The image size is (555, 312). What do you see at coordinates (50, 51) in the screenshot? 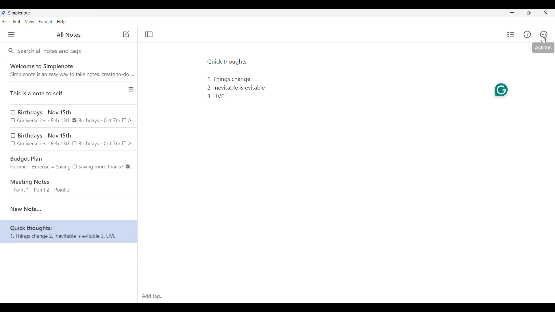
I see `Search all notes and tags` at bounding box center [50, 51].